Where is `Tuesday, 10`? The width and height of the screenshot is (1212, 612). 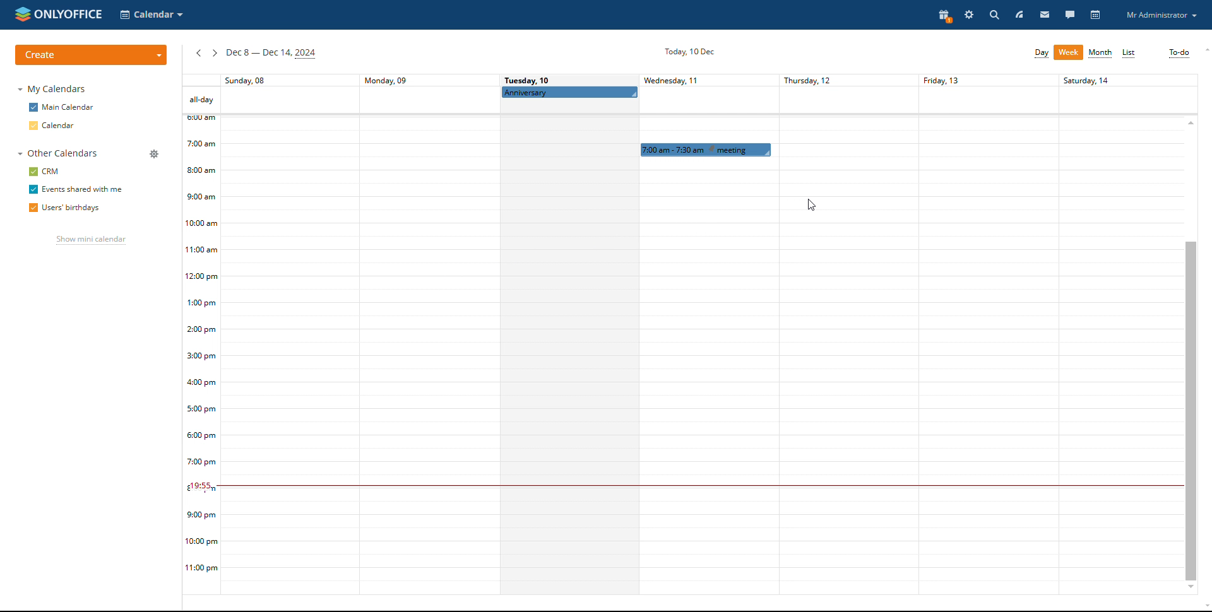 Tuesday, 10 is located at coordinates (528, 79).